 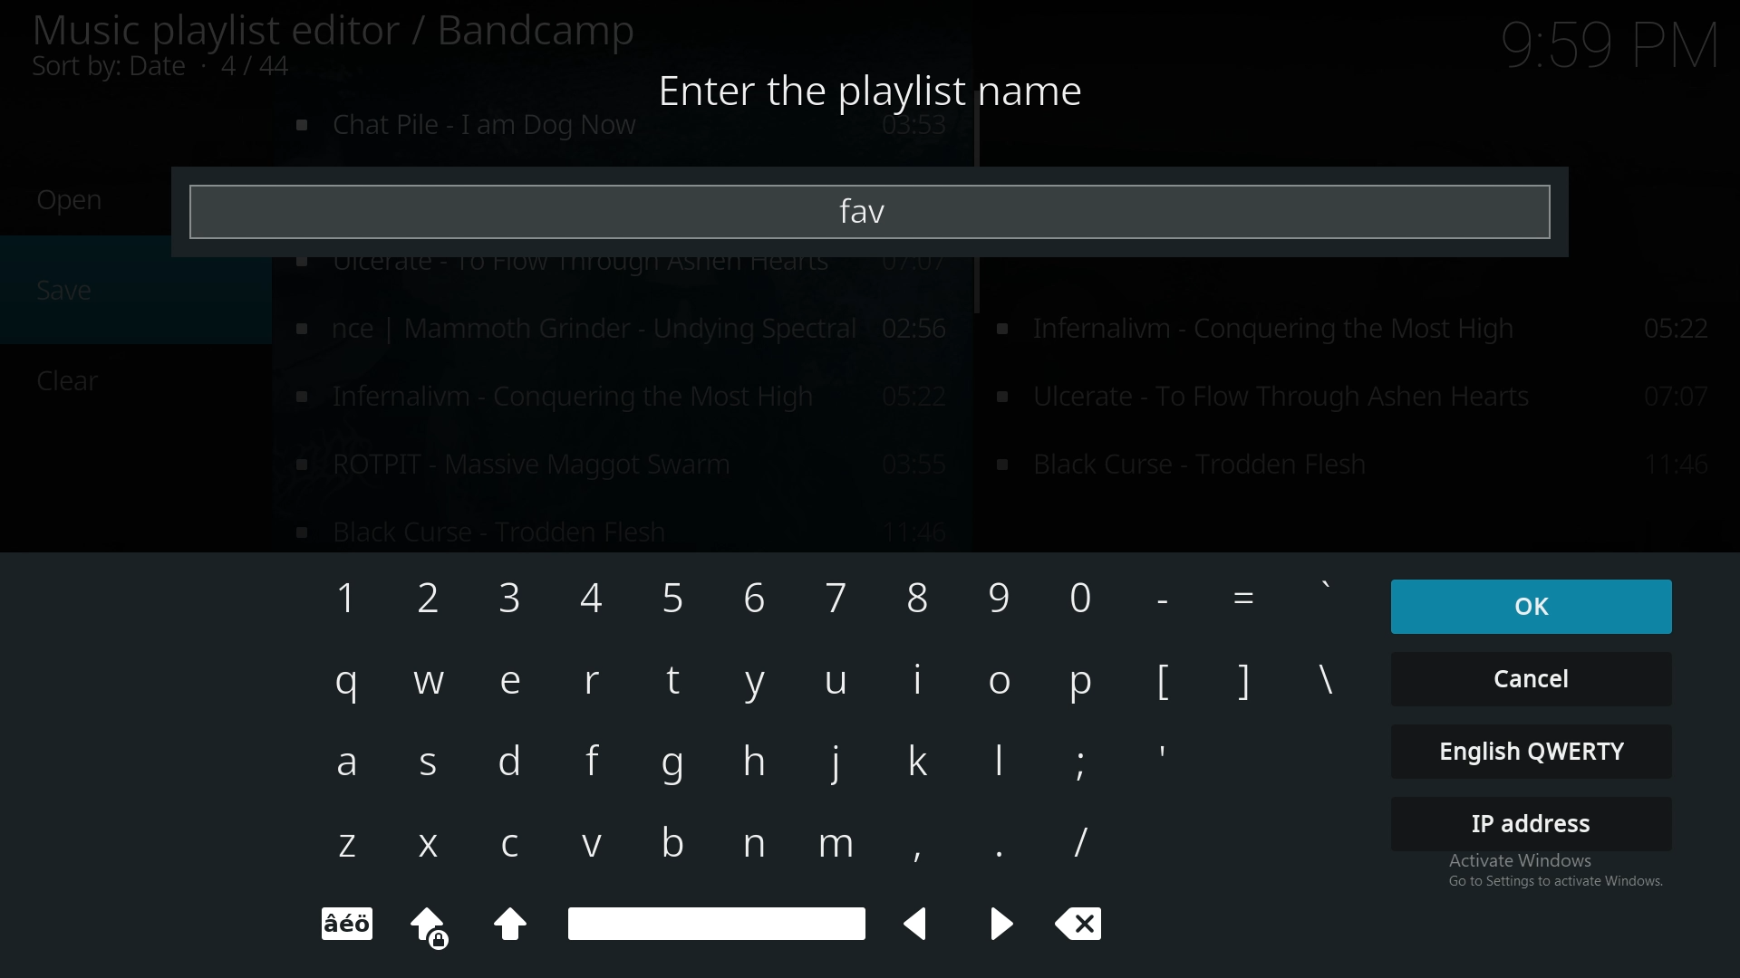 I want to click on Clear, so click(x=60, y=383).